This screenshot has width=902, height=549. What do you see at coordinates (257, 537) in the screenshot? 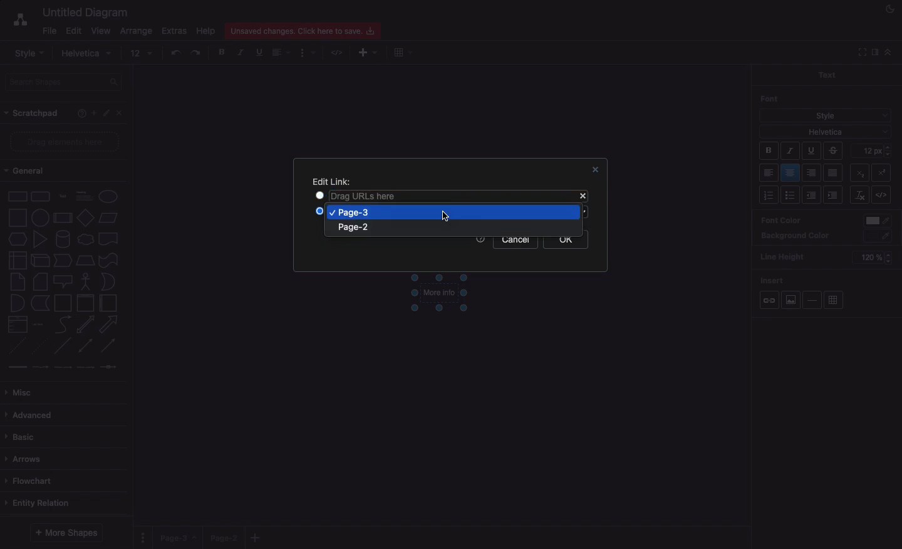
I see `Add` at bounding box center [257, 537].